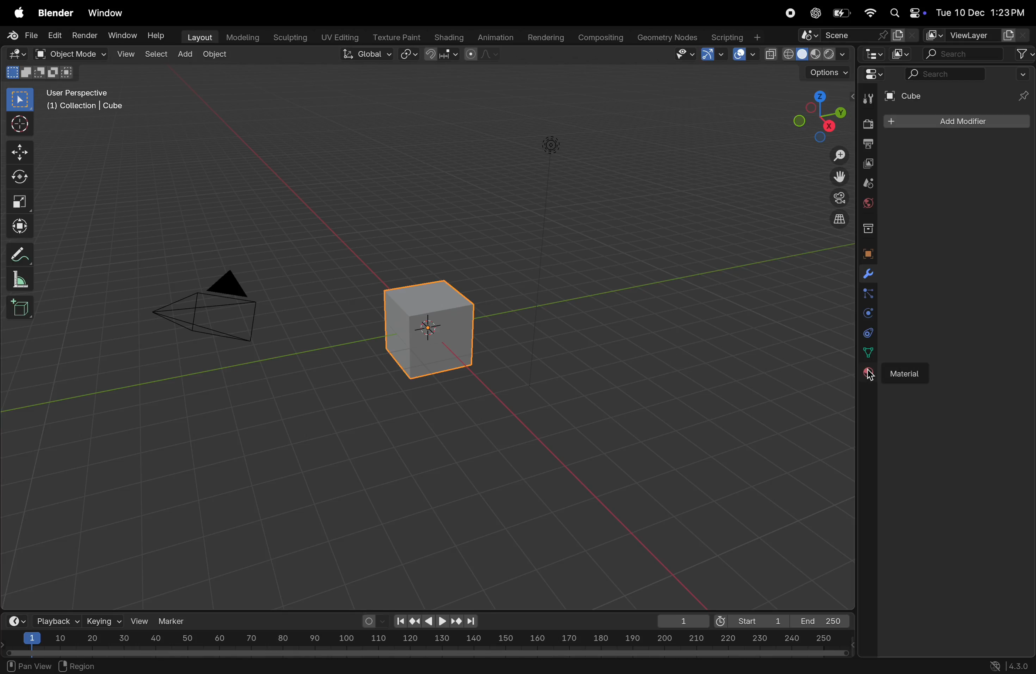 The height and width of the screenshot is (674, 1036). I want to click on scale, so click(426, 640).